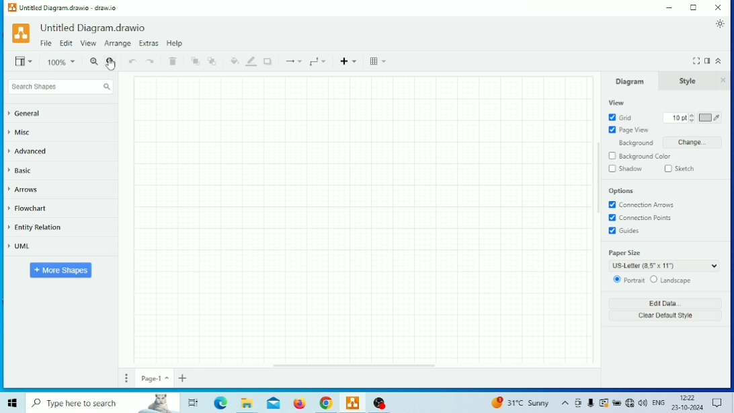  What do you see at coordinates (721, 24) in the screenshot?
I see `Appearance` at bounding box center [721, 24].